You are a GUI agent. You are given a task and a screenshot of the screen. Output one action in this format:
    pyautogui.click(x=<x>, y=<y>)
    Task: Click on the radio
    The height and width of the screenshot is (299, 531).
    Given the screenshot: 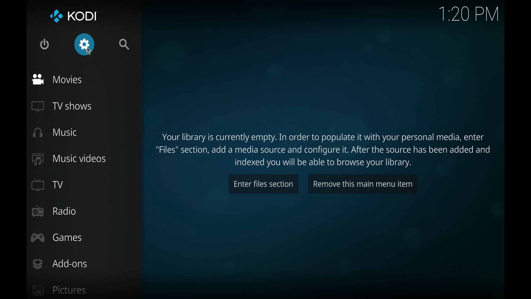 What is the action you would take?
    pyautogui.click(x=54, y=211)
    